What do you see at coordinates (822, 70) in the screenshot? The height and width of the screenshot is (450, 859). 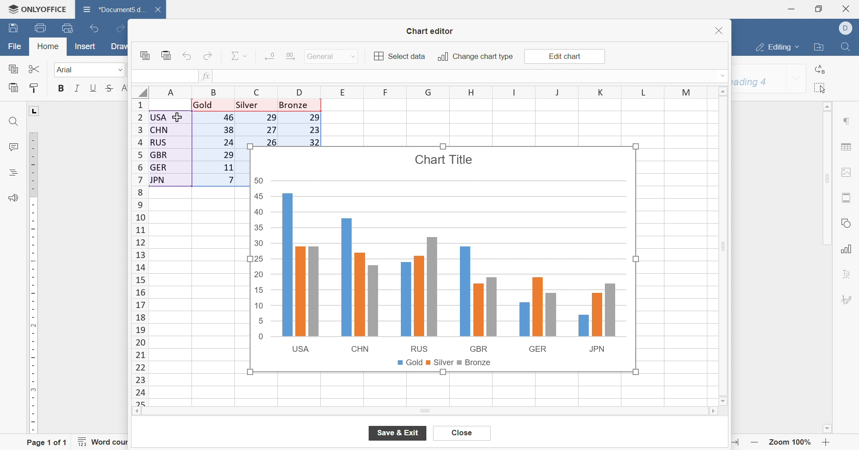 I see `replace` at bounding box center [822, 70].